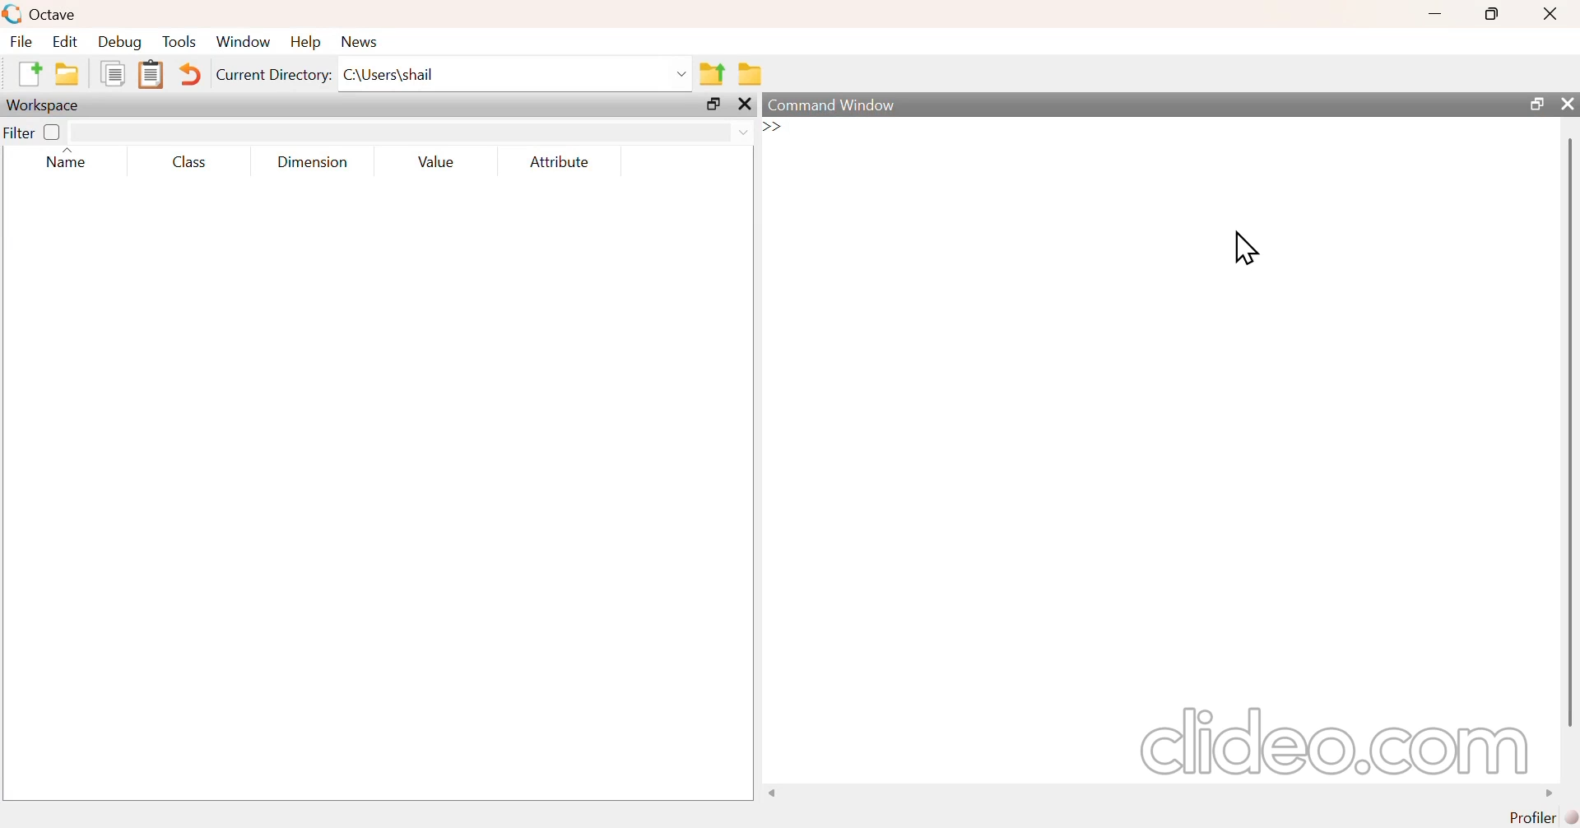 This screenshot has height=828, width=1580. I want to click on open an existing file in editor, so click(67, 74).